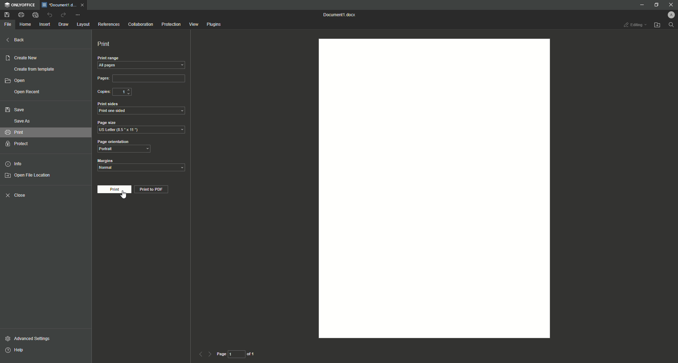 The image size is (678, 363). Describe the element at coordinates (121, 141) in the screenshot. I see `Page Orientation` at that location.